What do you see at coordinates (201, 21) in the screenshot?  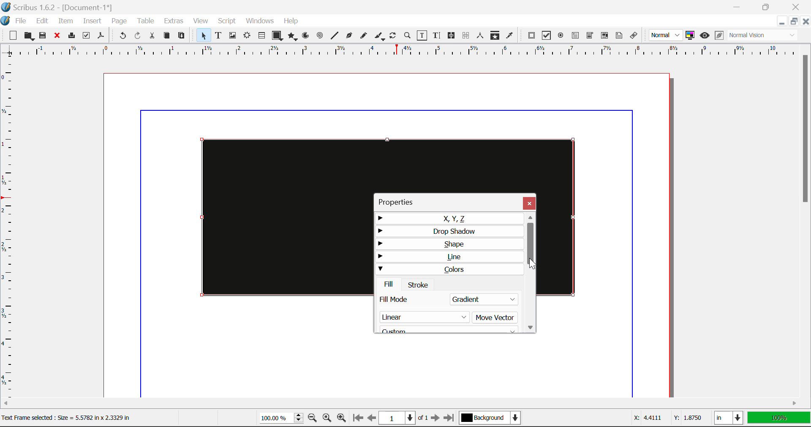 I see `View` at bounding box center [201, 21].